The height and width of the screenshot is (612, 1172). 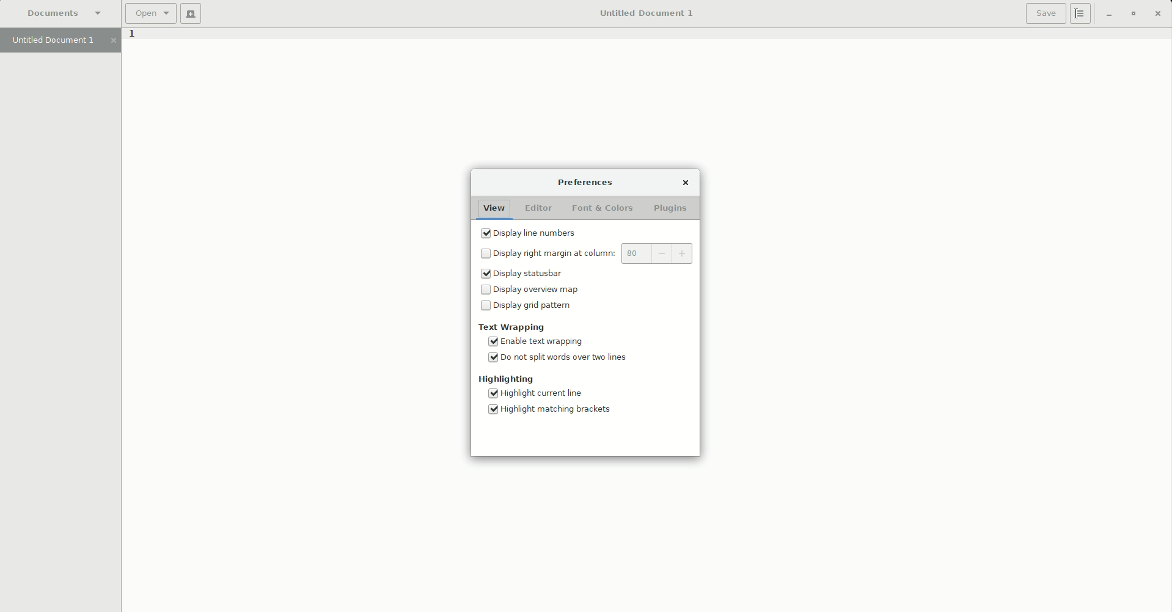 What do you see at coordinates (559, 360) in the screenshot?
I see `Do no split words over two lines` at bounding box center [559, 360].